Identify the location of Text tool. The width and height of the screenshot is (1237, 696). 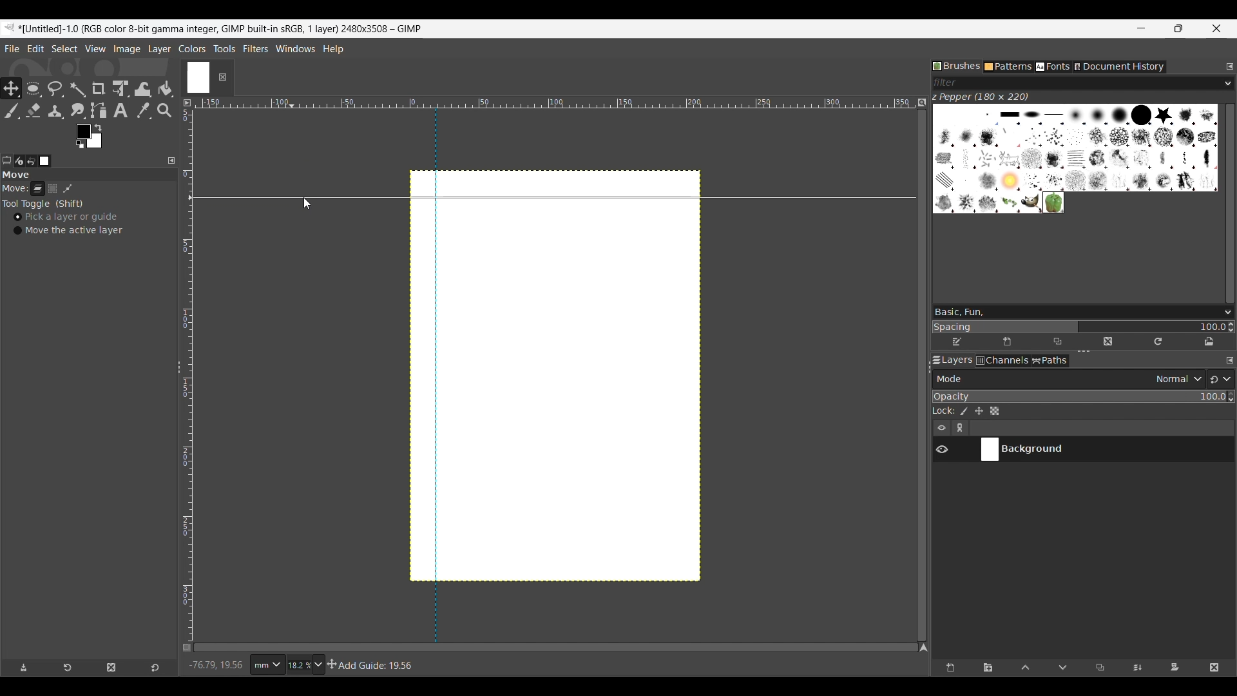
(121, 111).